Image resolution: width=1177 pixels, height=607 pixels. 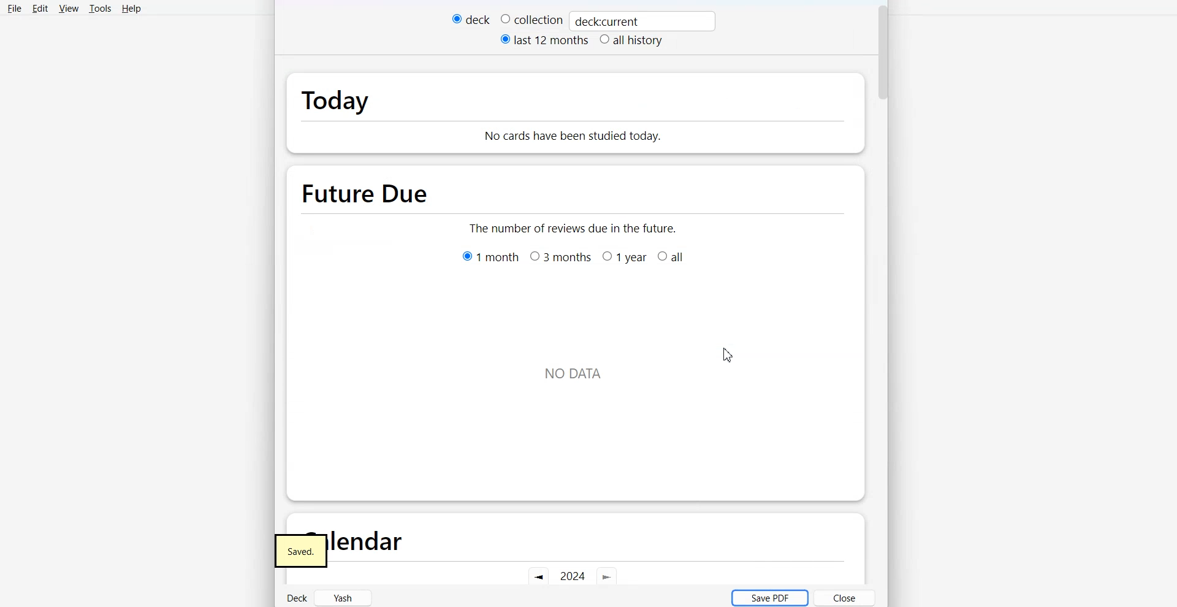 I want to click on Help, so click(x=131, y=9).